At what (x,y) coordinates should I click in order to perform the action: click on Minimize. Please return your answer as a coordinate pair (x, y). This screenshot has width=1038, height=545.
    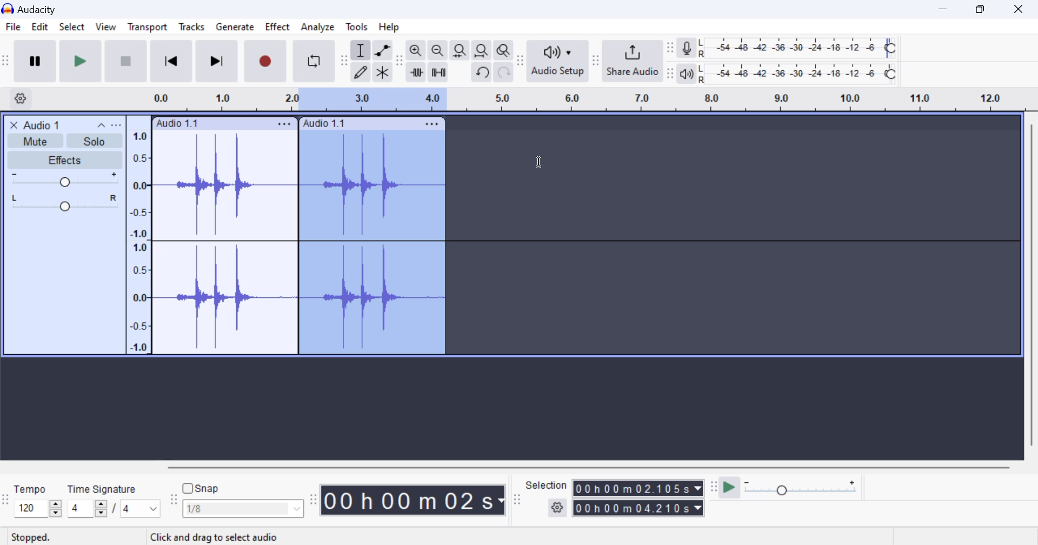
    Looking at the image, I should click on (983, 8).